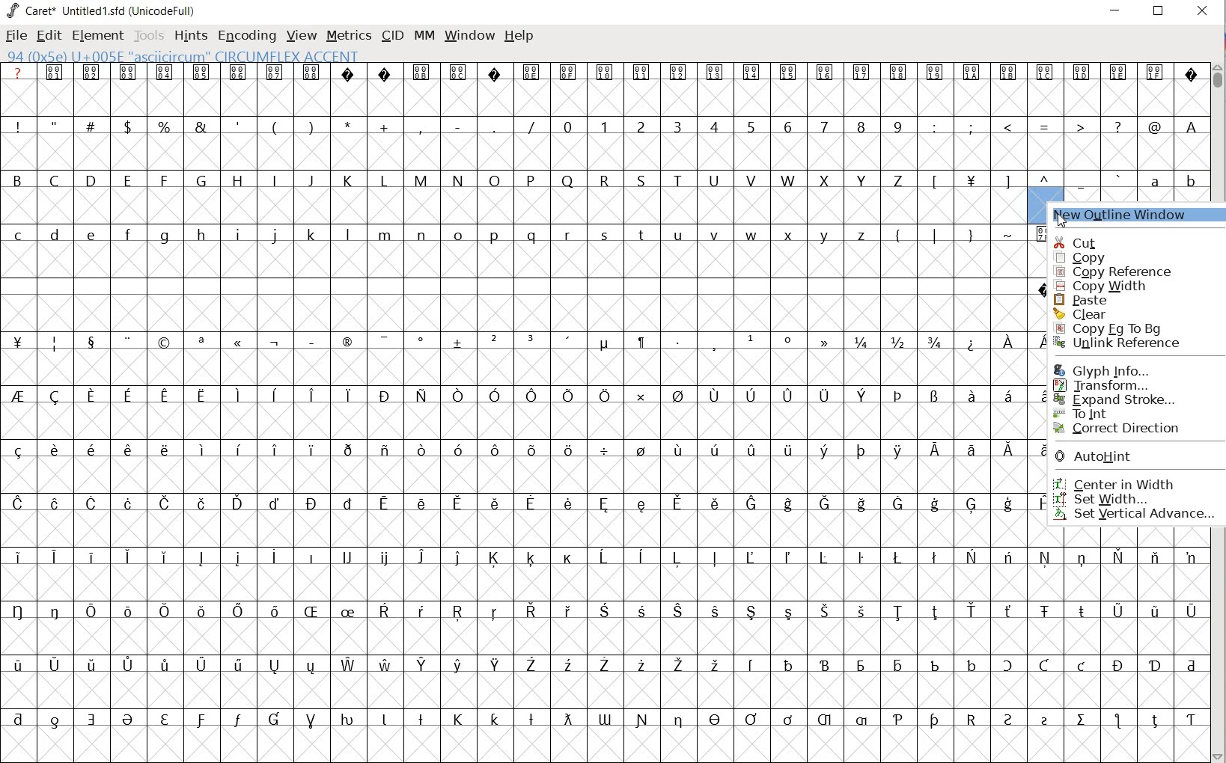  Describe the element at coordinates (1126, 458) in the screenshot. I see `AutoHint` at that location.